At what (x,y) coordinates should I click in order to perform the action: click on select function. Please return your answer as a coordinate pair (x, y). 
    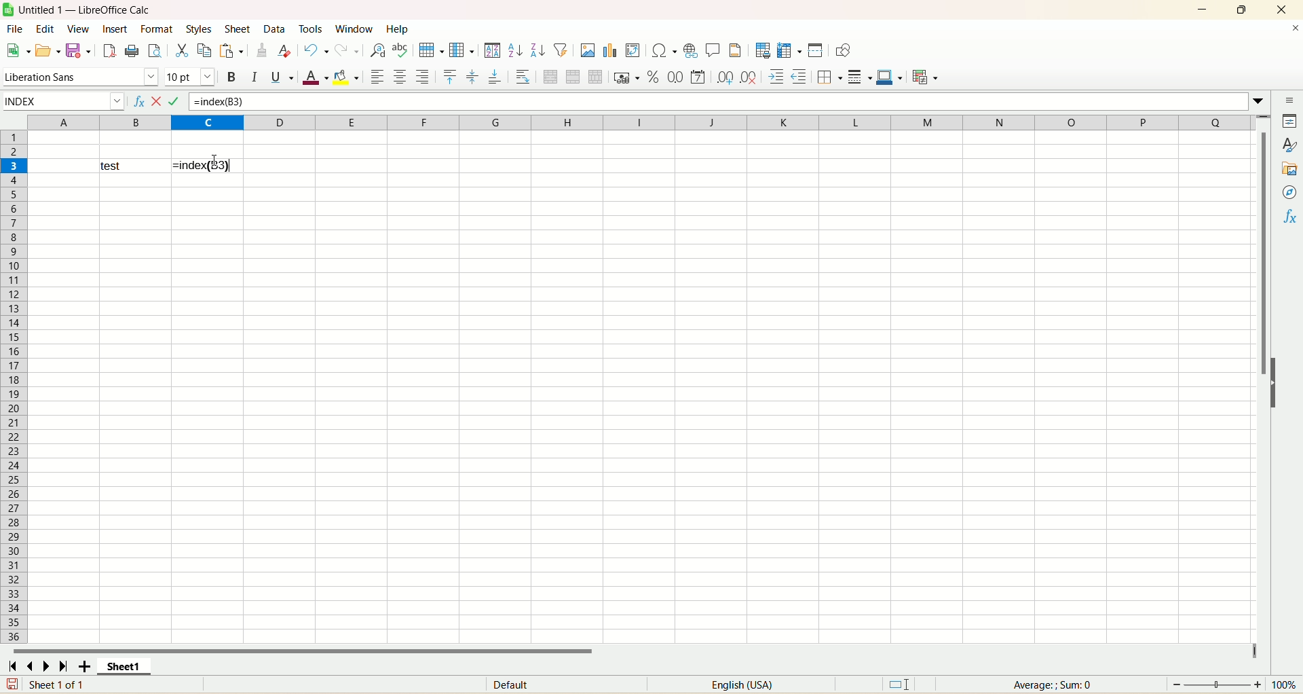
    Looking at the image, I should click on (160, 102).